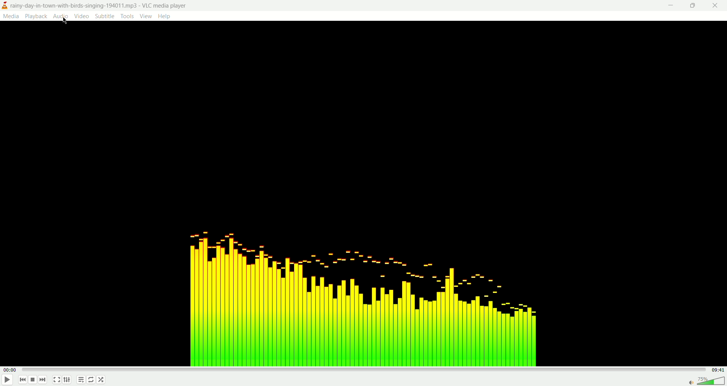 The width and height of the screenshot is (727, 386). I want to click on next, so click(44, 380).